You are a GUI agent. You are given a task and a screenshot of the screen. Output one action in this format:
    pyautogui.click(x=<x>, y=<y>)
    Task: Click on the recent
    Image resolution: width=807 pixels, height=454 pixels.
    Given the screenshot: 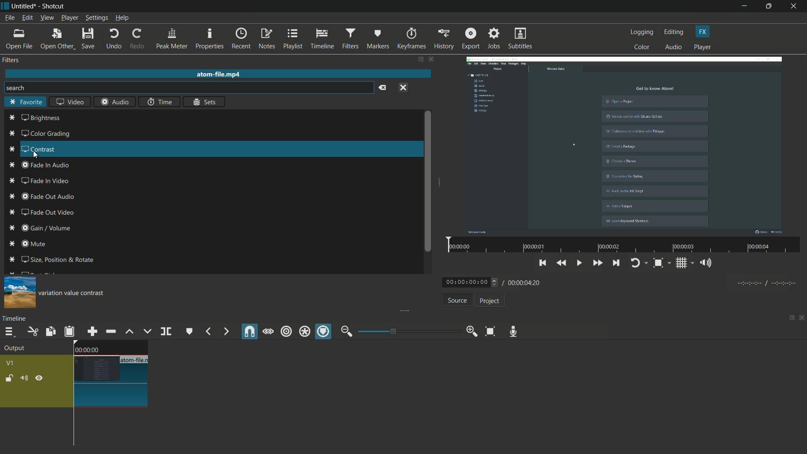 What is the action you would take?
    pyautogui.click(x=242, y=38)
    